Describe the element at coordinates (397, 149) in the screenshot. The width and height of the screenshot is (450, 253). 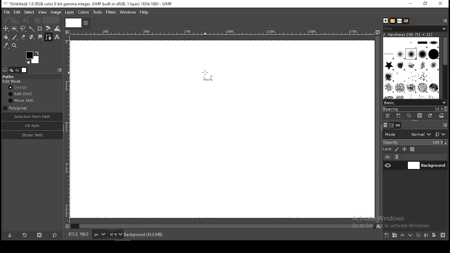
I see `lock pixels` at that location.